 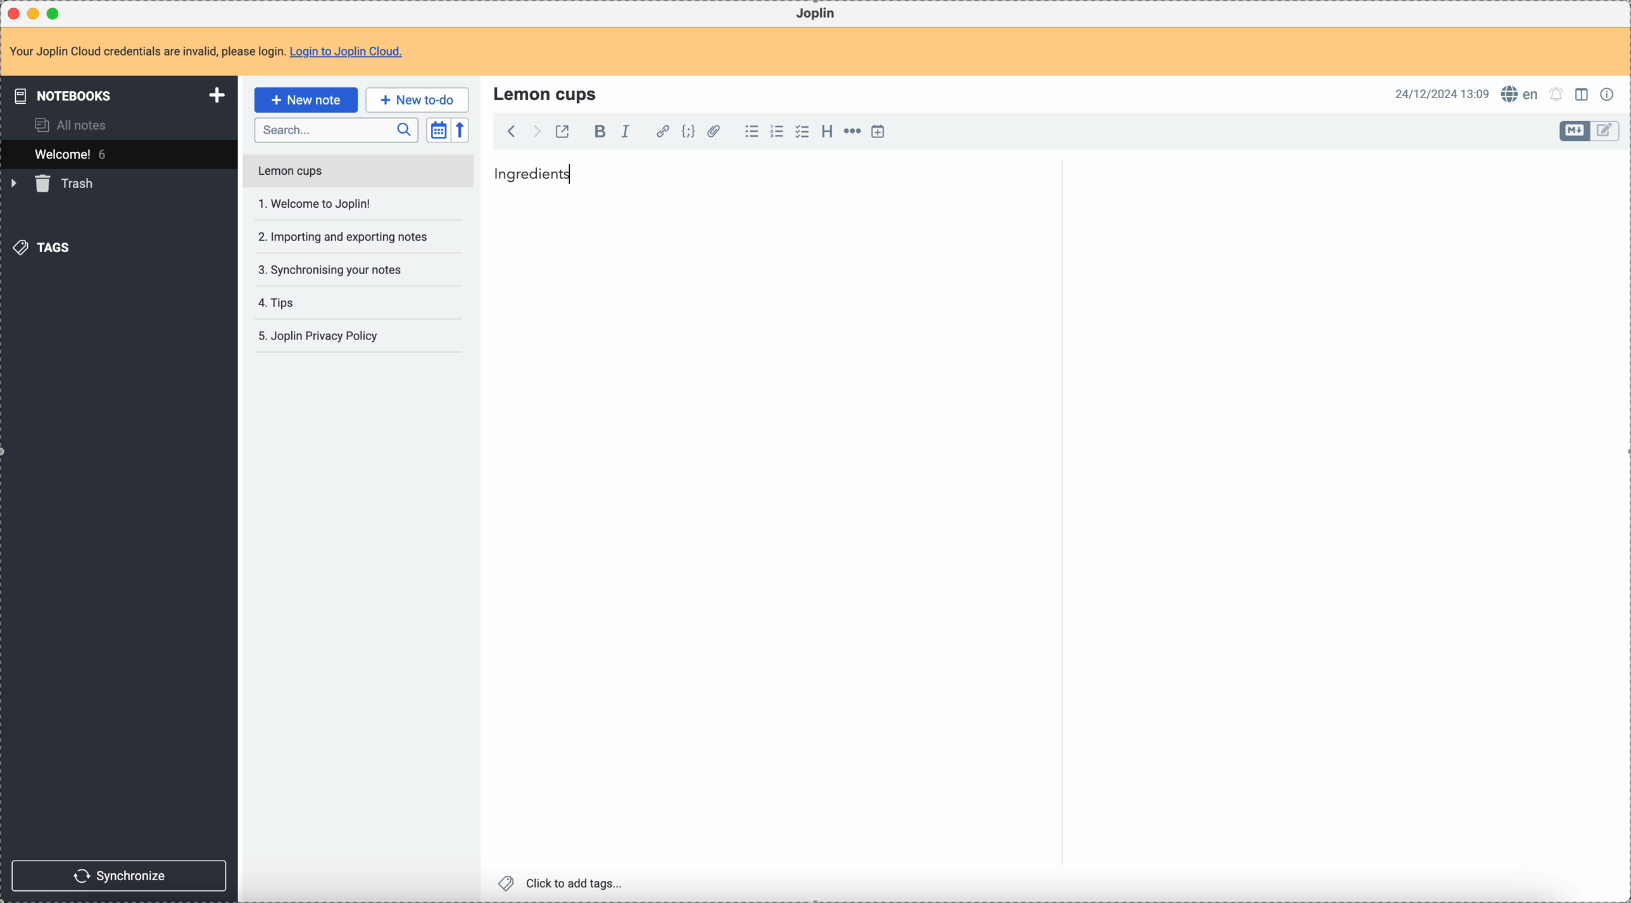 What do you see at coordinates (54, 184) in the screenshot?
I see `trash` at bounding box center [54, 184].